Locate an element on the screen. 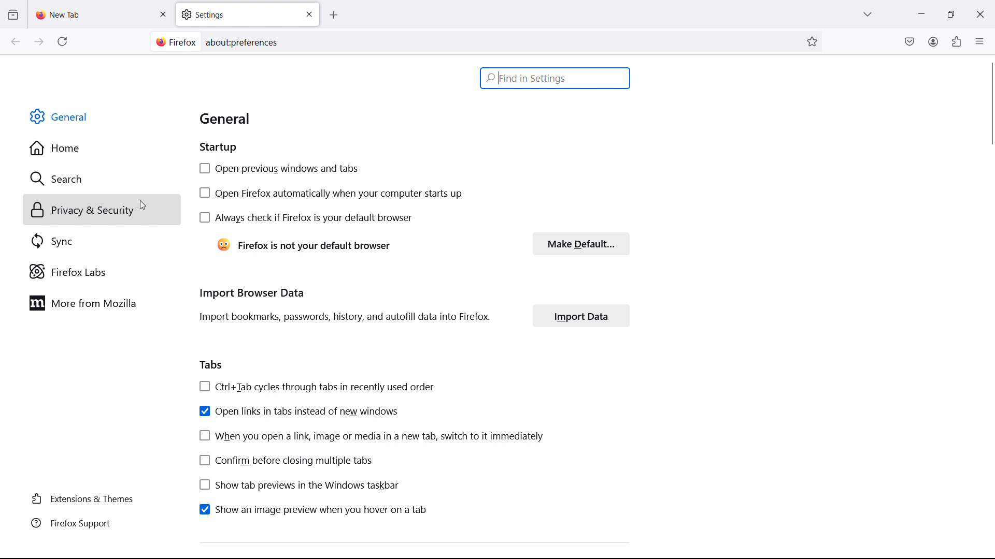 The width and height of the screenshot is (995, 559). aboutpreferences is located at coordinates (246, 41).